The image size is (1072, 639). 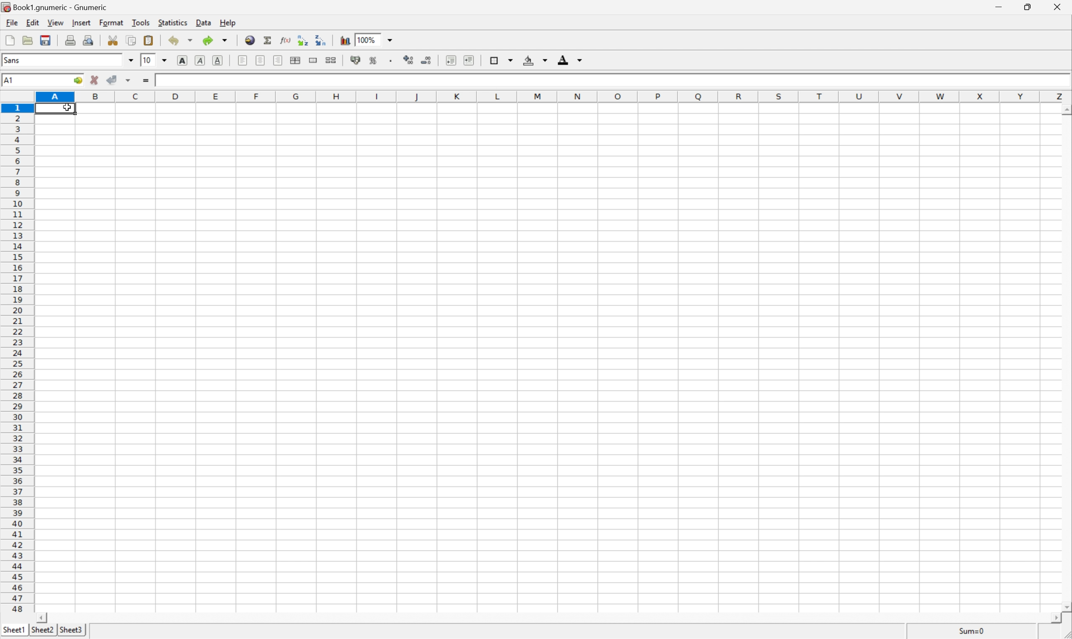 What do you see at coordinates (112, 80) in the screenshot?
I see `accept change` at bounding box center [112, 80].